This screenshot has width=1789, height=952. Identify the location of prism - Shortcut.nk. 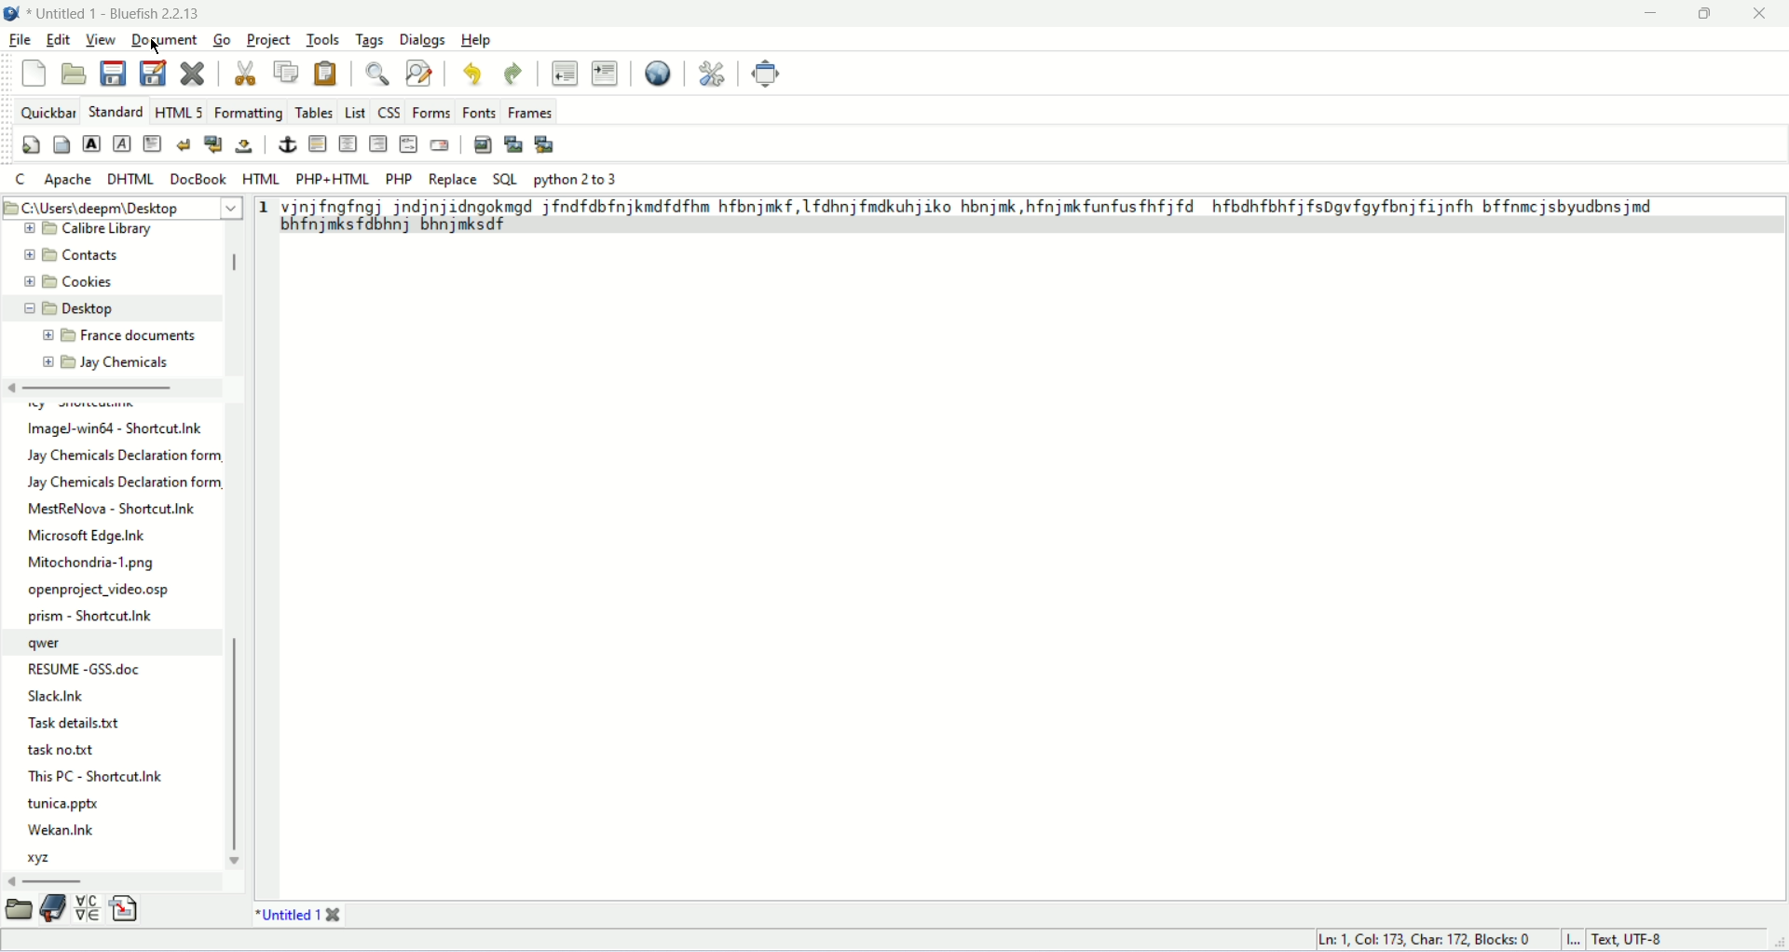
(94, 616).